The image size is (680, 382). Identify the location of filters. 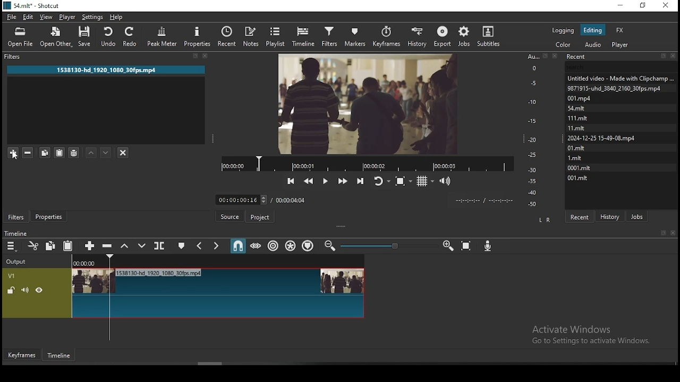
(16, 217).